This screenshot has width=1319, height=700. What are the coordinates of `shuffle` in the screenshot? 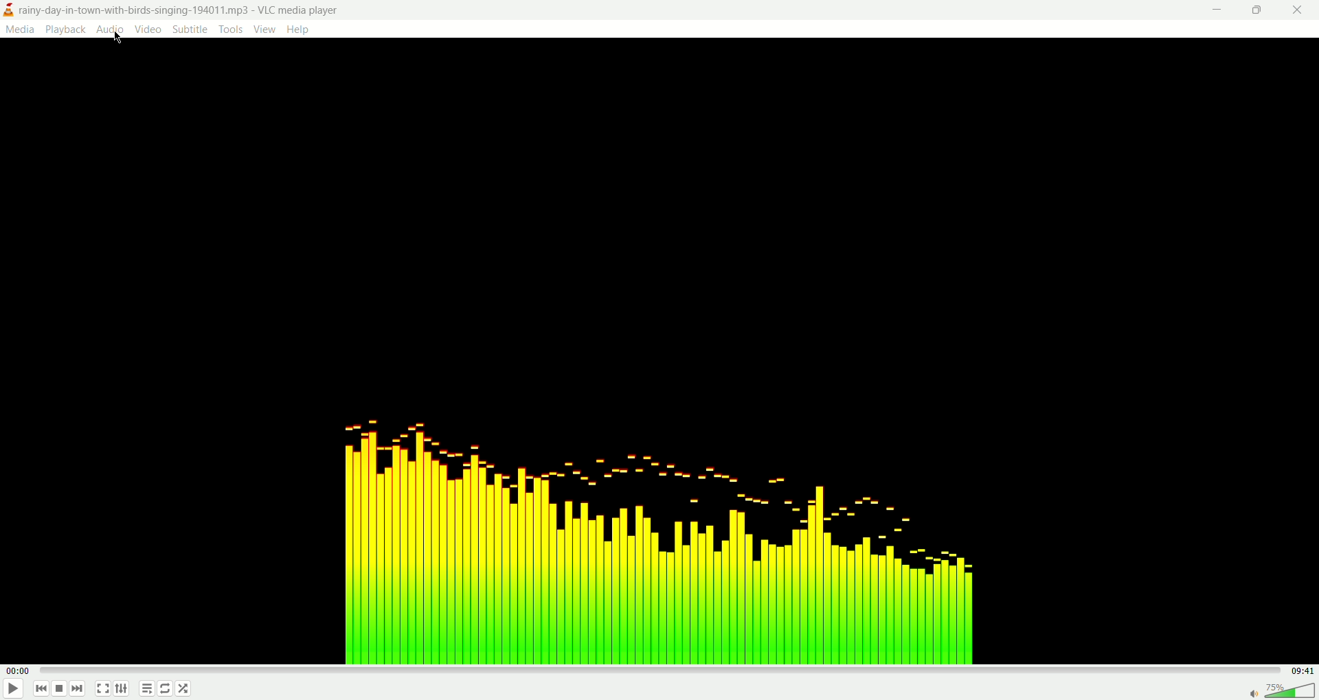 It's located at (183, 688).